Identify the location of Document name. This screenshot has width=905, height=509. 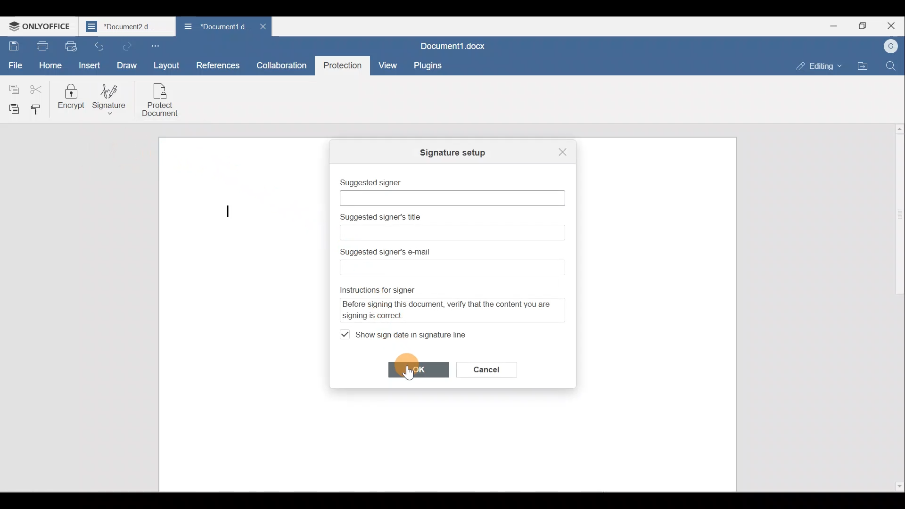
(128, 27).